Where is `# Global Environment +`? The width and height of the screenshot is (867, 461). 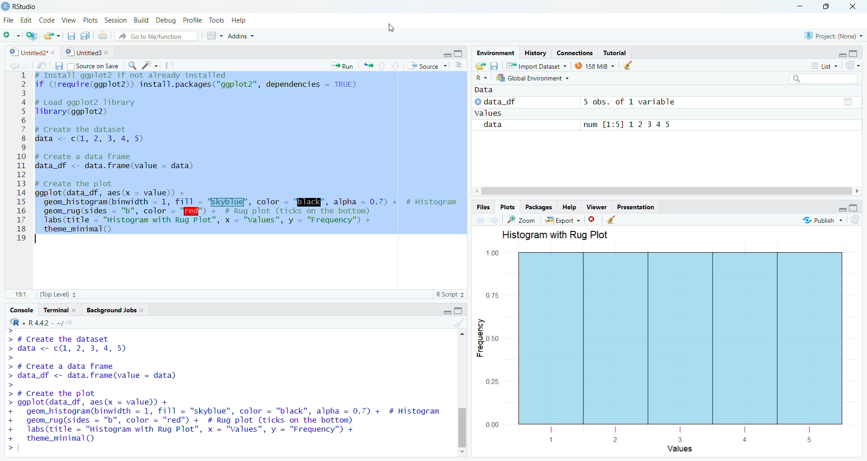
# Global Environment + is located at coordinates (532, 77).